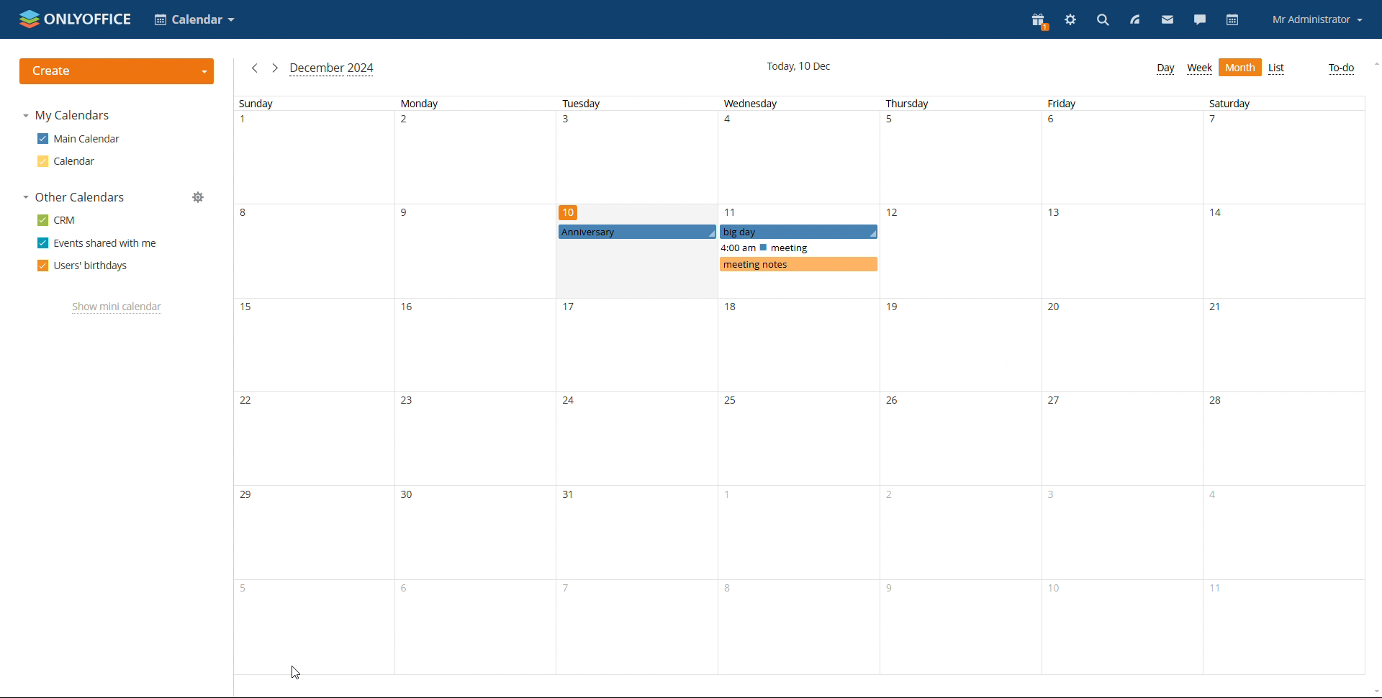 This screenshot has height=698, width=1382. What do you see at coordinates (1232, 21) in the screenshot?
I see `calendar` at bounding box center [1232, 21].